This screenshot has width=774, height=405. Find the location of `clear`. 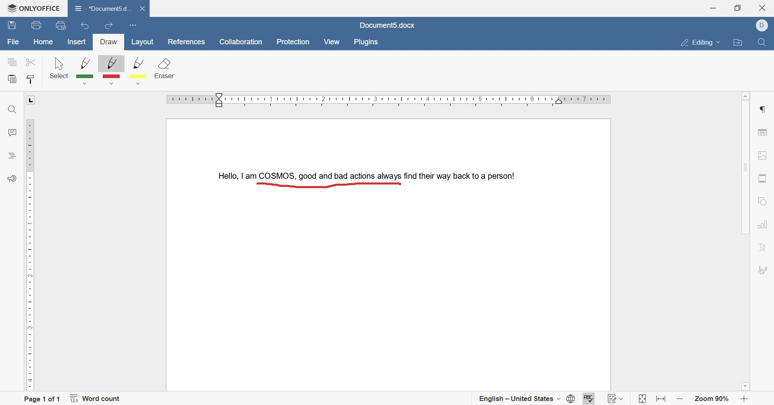

clear is located at coordinates (166, 70).